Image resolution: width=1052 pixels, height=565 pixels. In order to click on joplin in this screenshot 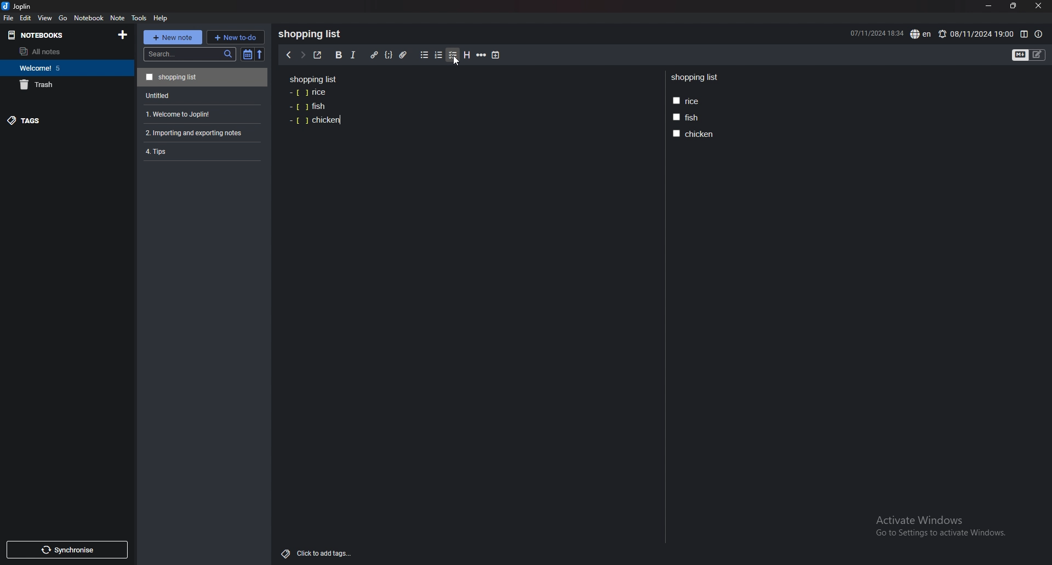, I will do `click(19, 6)`.